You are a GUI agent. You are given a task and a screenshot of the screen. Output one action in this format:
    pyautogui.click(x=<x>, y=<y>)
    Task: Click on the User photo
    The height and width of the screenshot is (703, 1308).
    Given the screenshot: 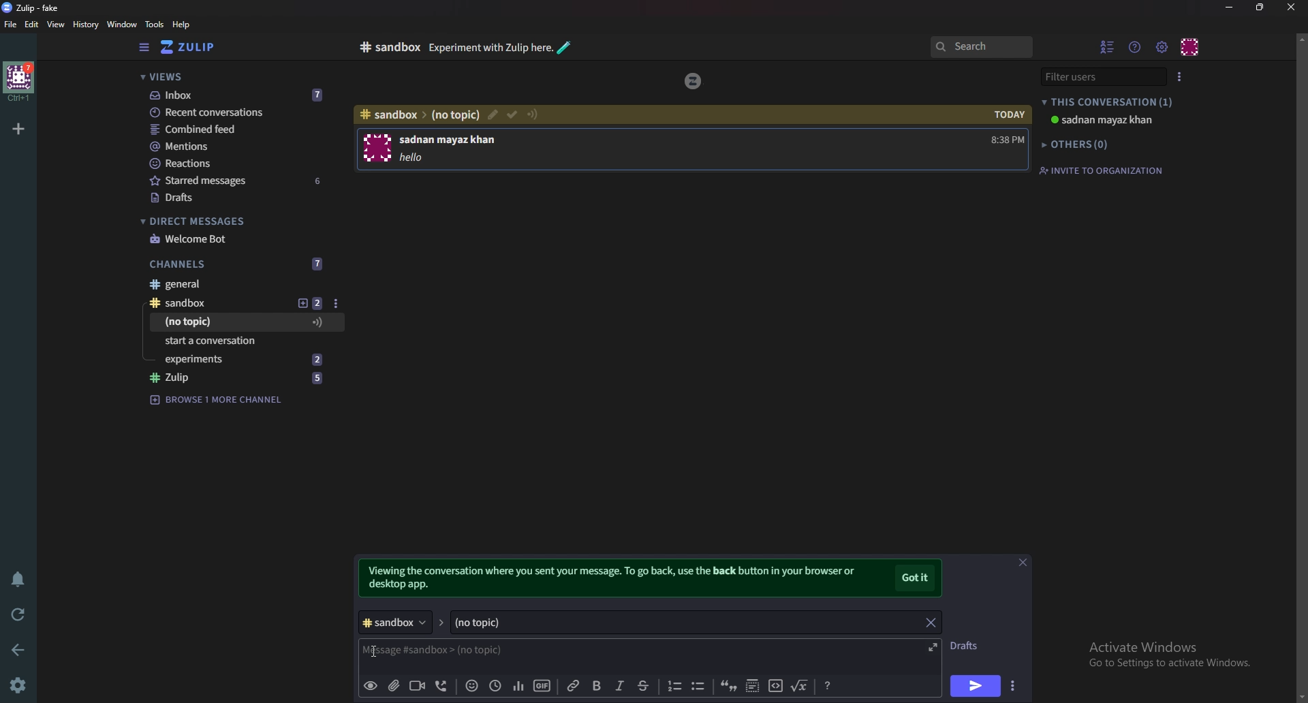 What is the action you would take?
    pyautogui.click(x=375, y=149)
    